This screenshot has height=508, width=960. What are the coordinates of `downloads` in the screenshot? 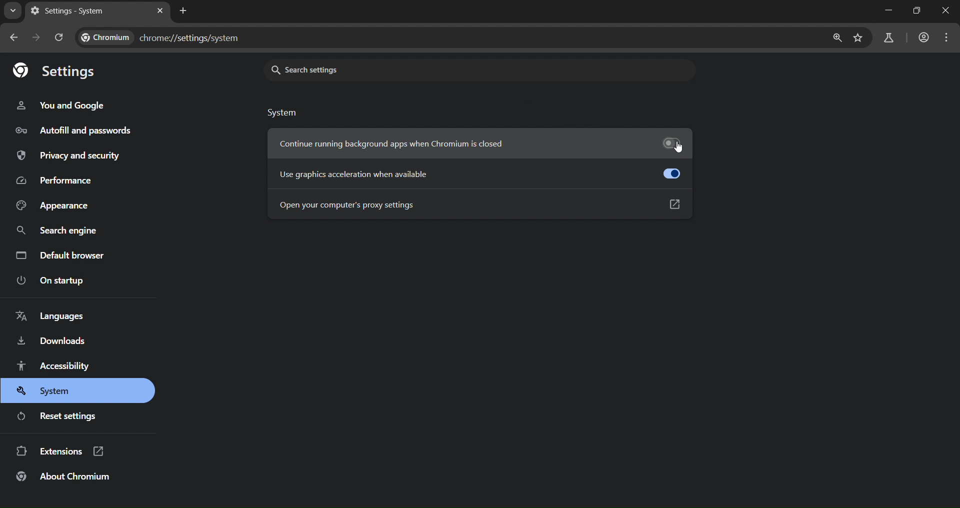 It's located at (56, 341).